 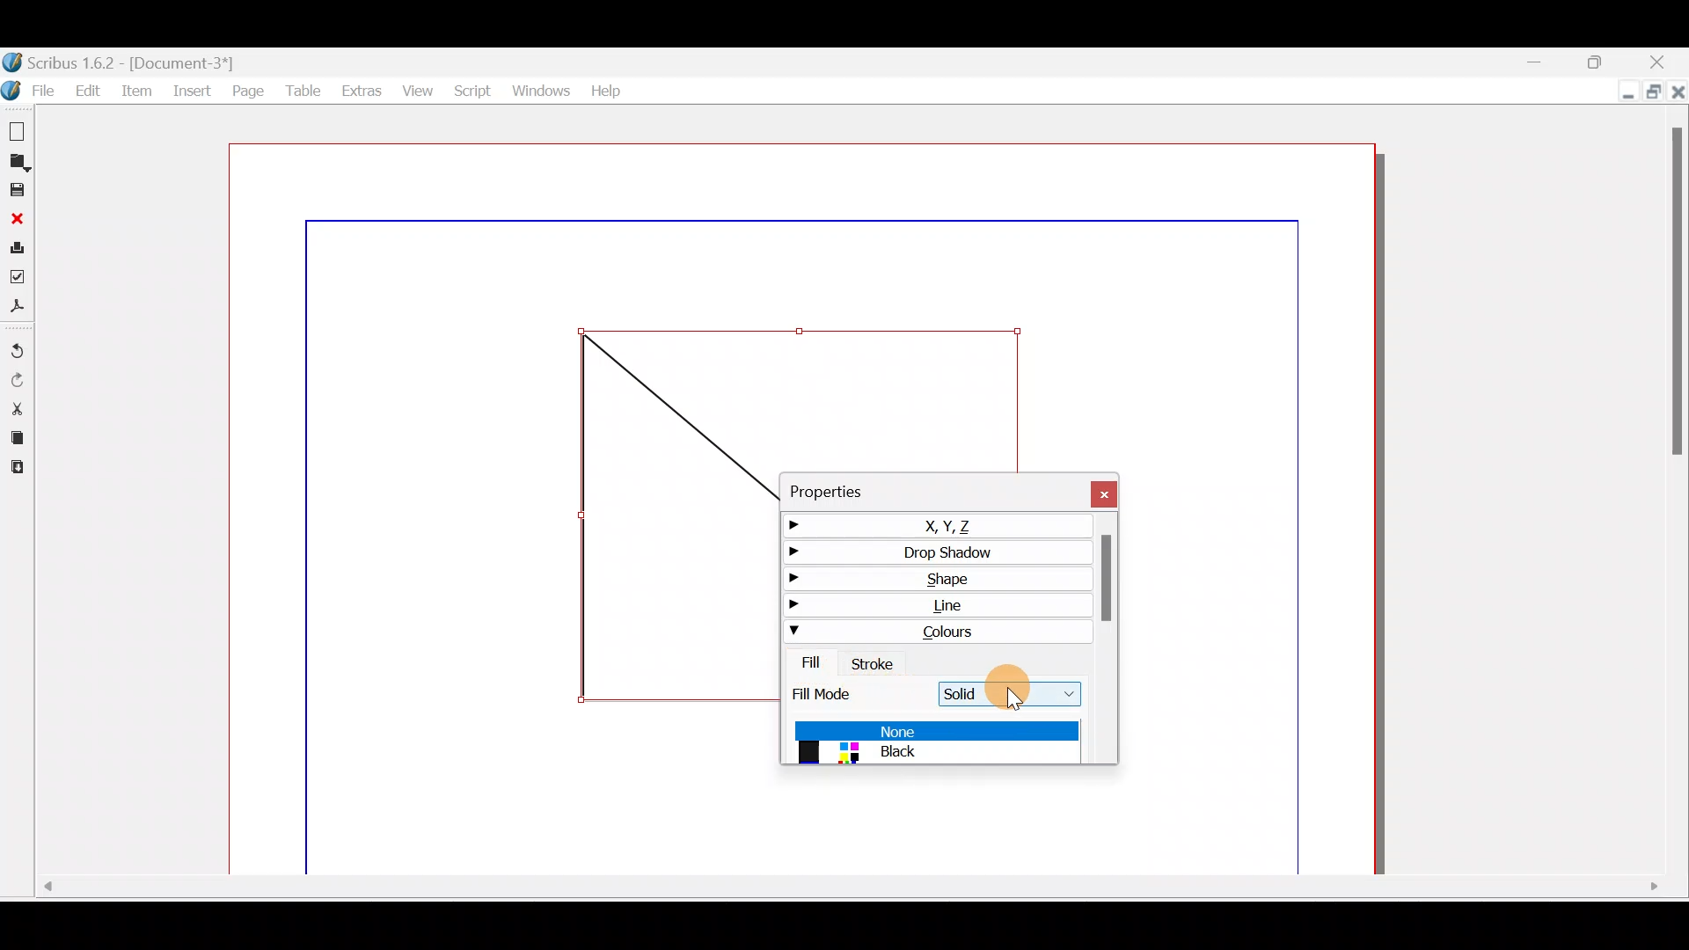 I want to click on Fill, so click(x=805, y=662).